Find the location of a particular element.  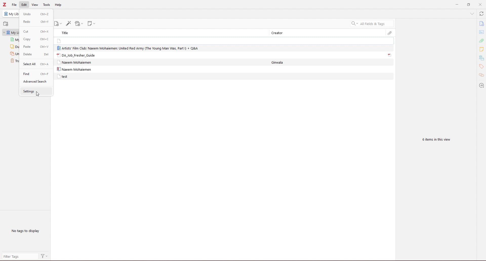

attachment is located at coordinates (390, 33).